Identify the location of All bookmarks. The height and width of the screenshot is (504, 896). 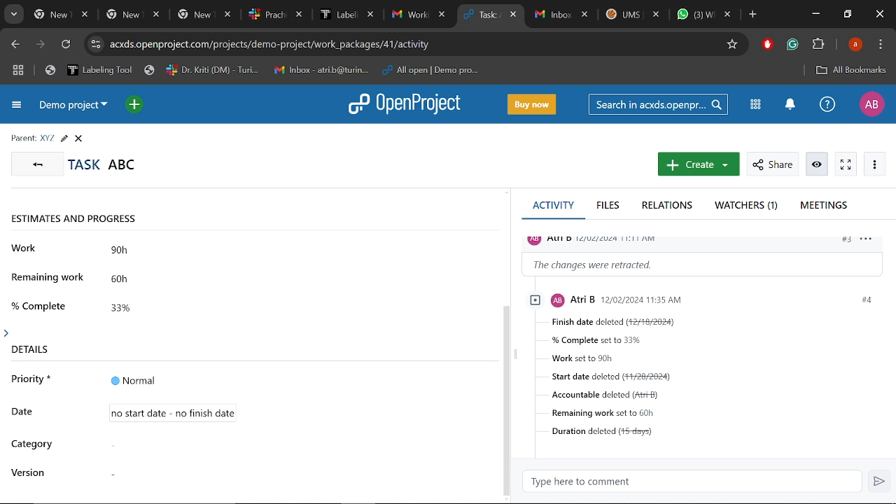
(850, 71).